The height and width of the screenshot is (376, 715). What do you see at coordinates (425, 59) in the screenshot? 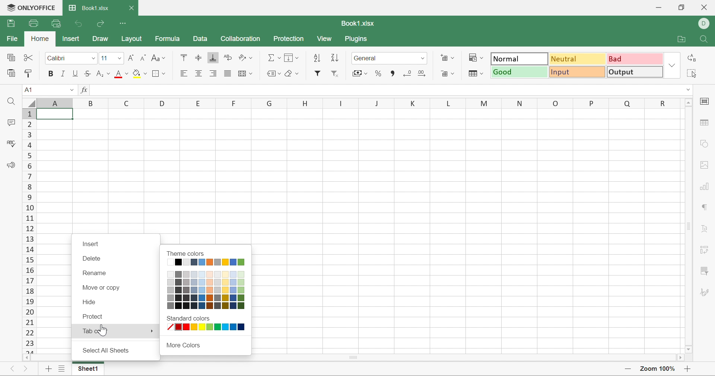
I see `Drop down` at bounding box center [425, 59].